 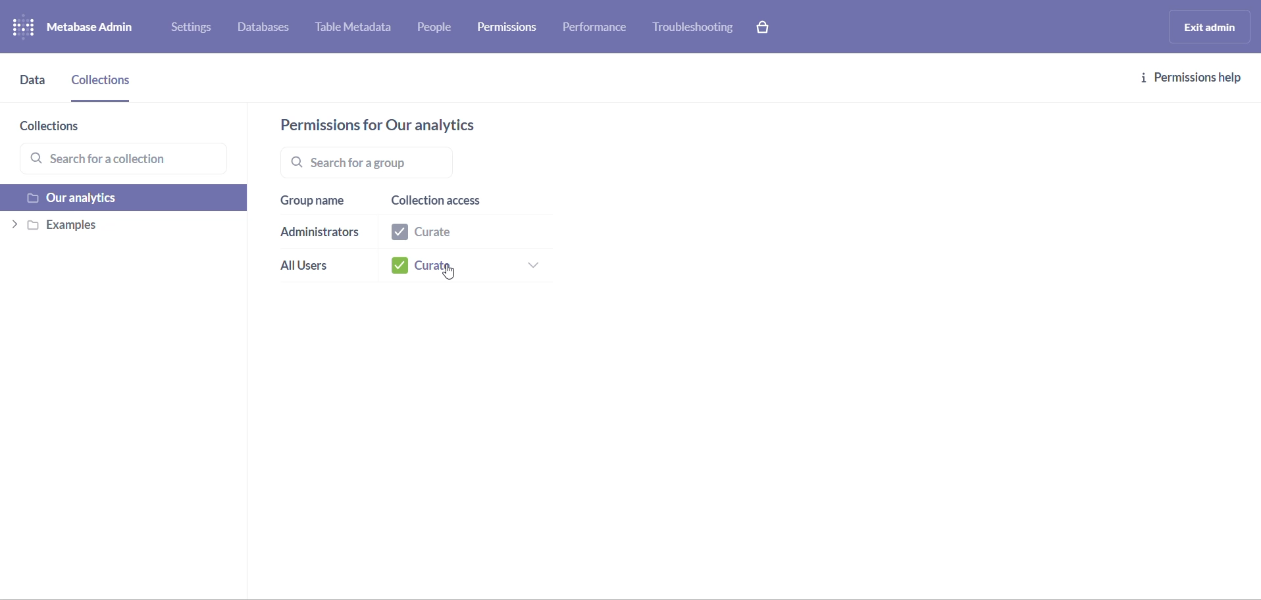 What do you see at coordinates (440, 29) in the screenshot?
I see `people` at bounding box center [440, 29].